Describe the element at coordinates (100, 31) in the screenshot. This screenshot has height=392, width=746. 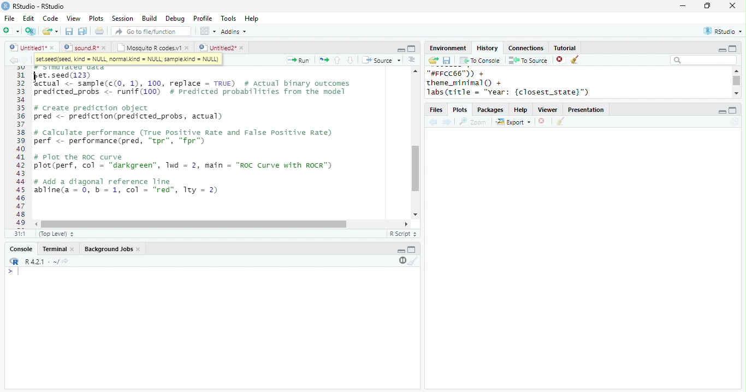
I see `print` at that location.